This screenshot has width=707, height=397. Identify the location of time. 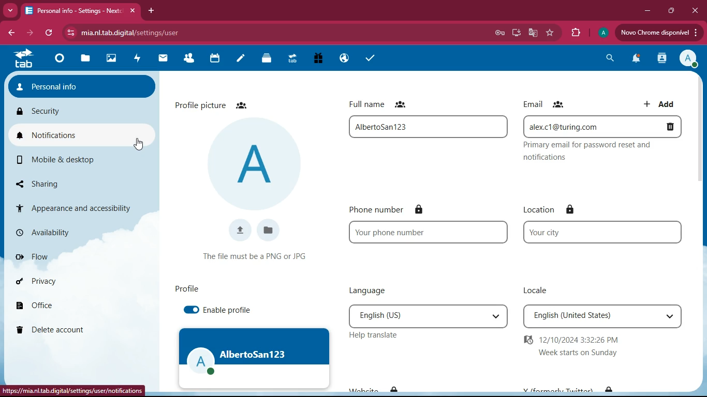
(582, 346).